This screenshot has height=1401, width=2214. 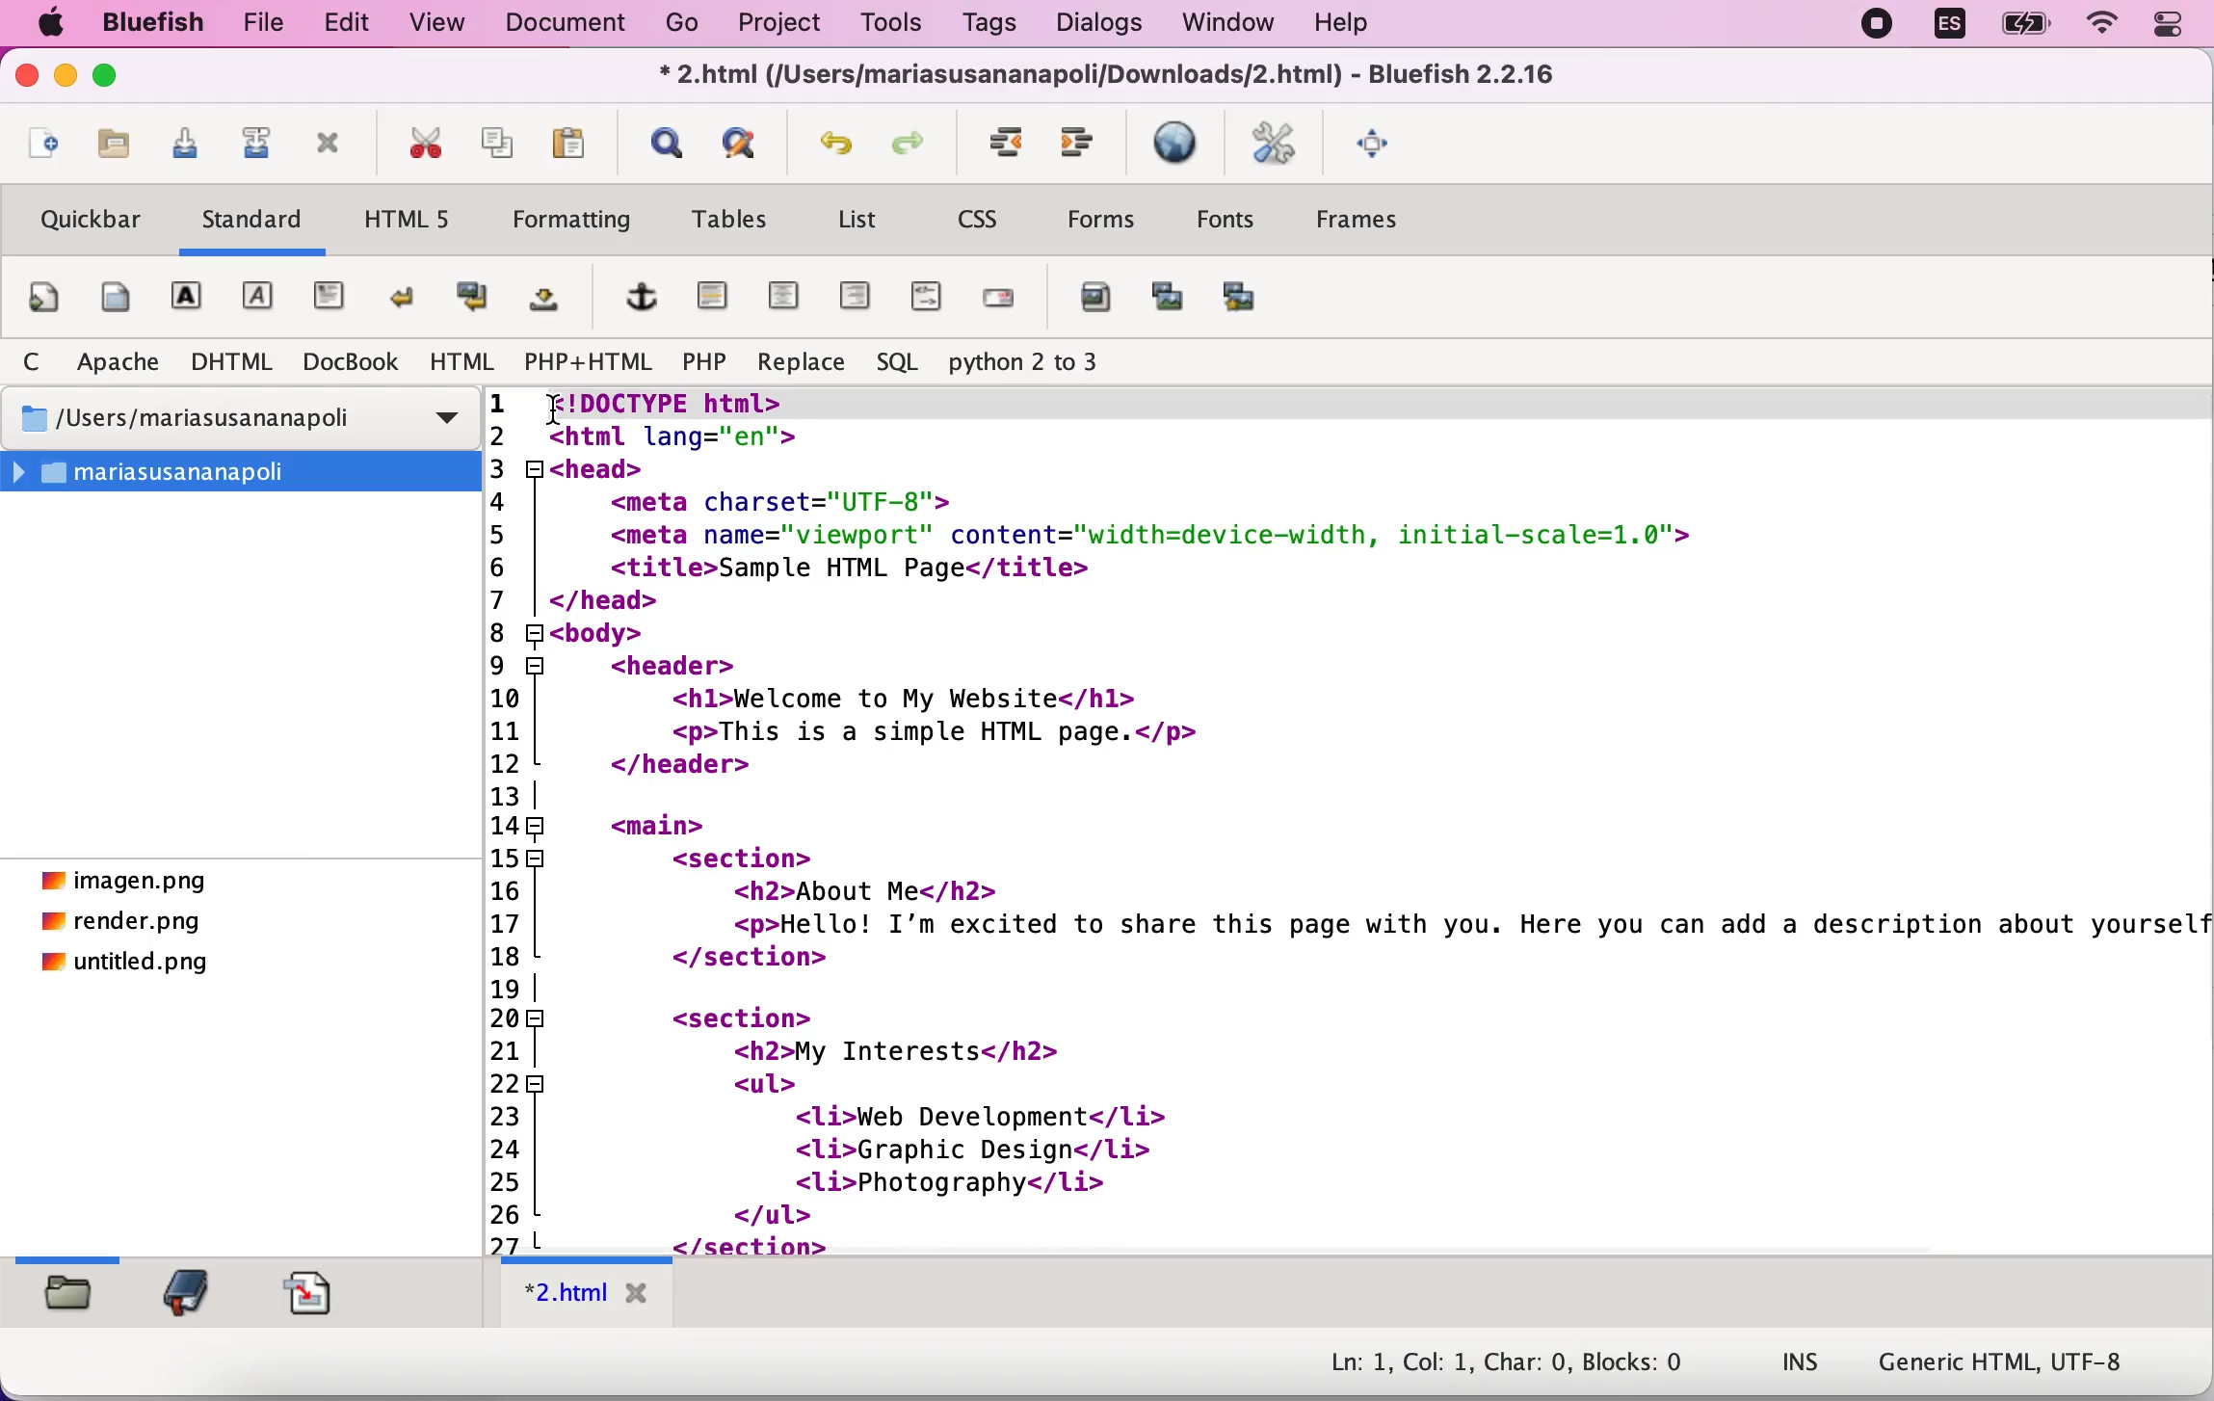 I want to click on strong, so click(x=188, y=300).